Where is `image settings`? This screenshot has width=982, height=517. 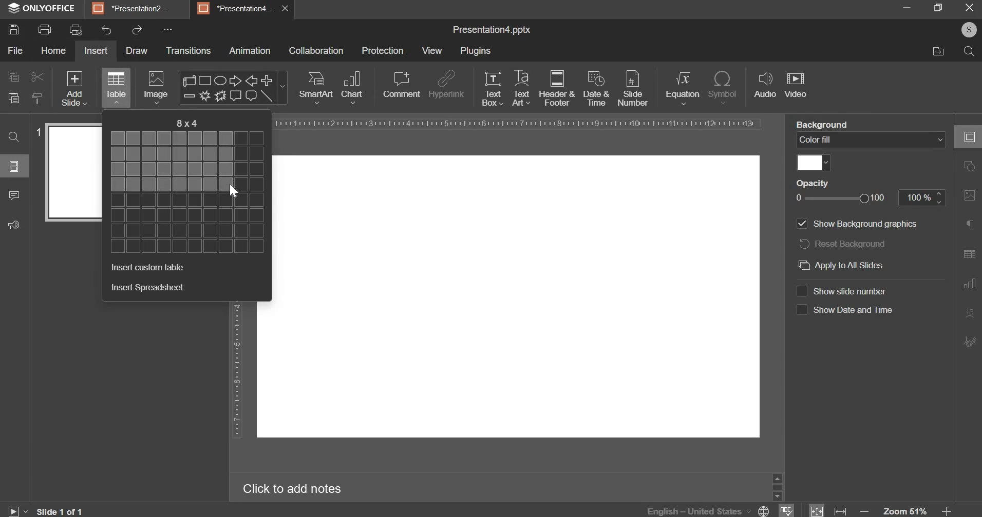
image settings is located at coordinates (970, 196).